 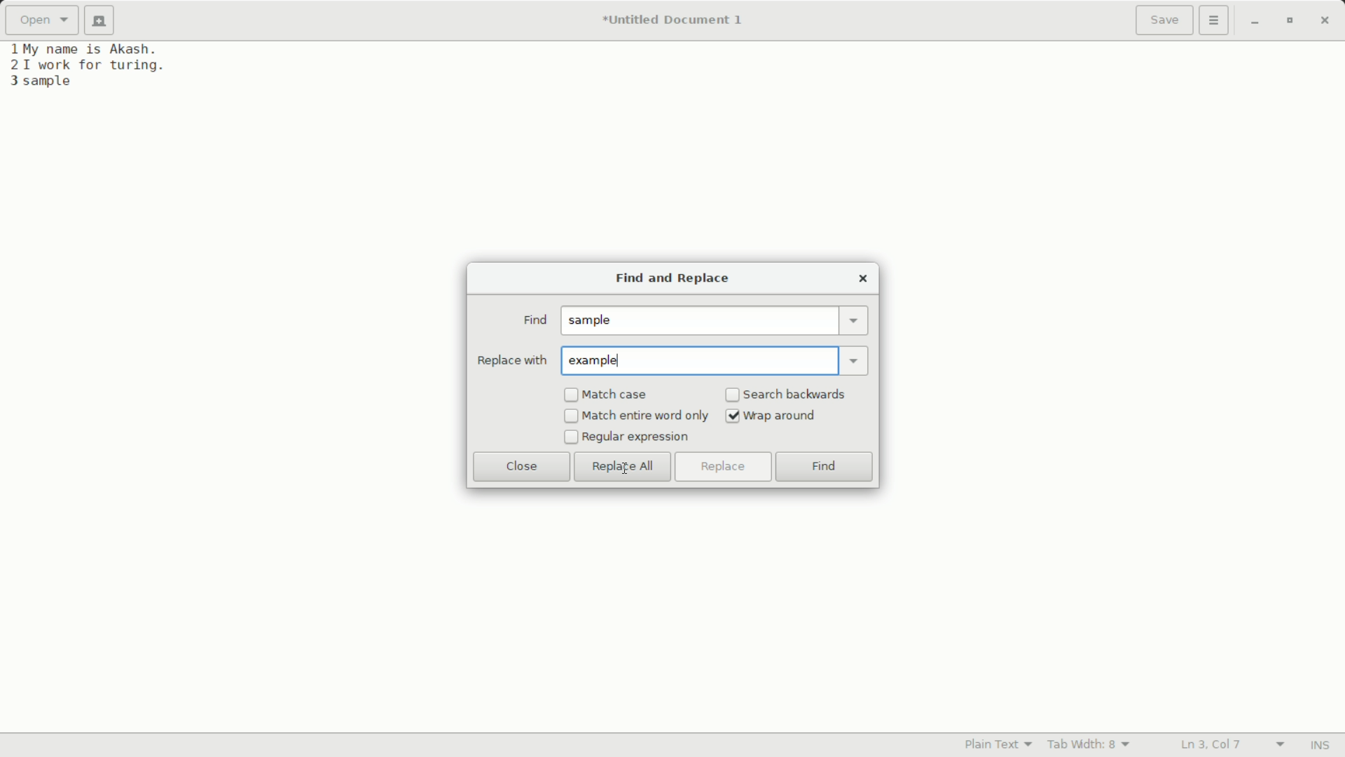 I want to click on Checked checkbox, so click(x=733, y=416).